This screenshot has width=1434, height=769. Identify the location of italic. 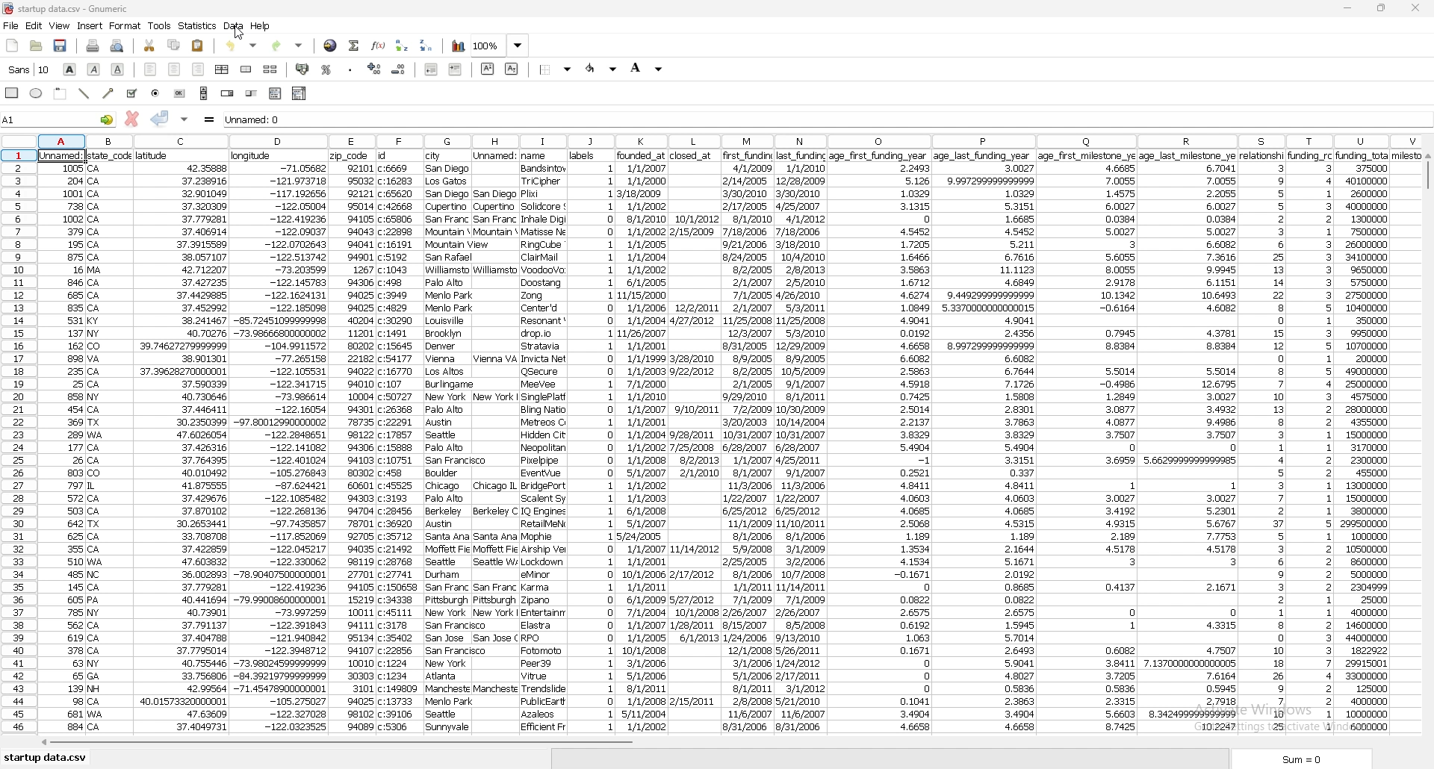
(94, 69).